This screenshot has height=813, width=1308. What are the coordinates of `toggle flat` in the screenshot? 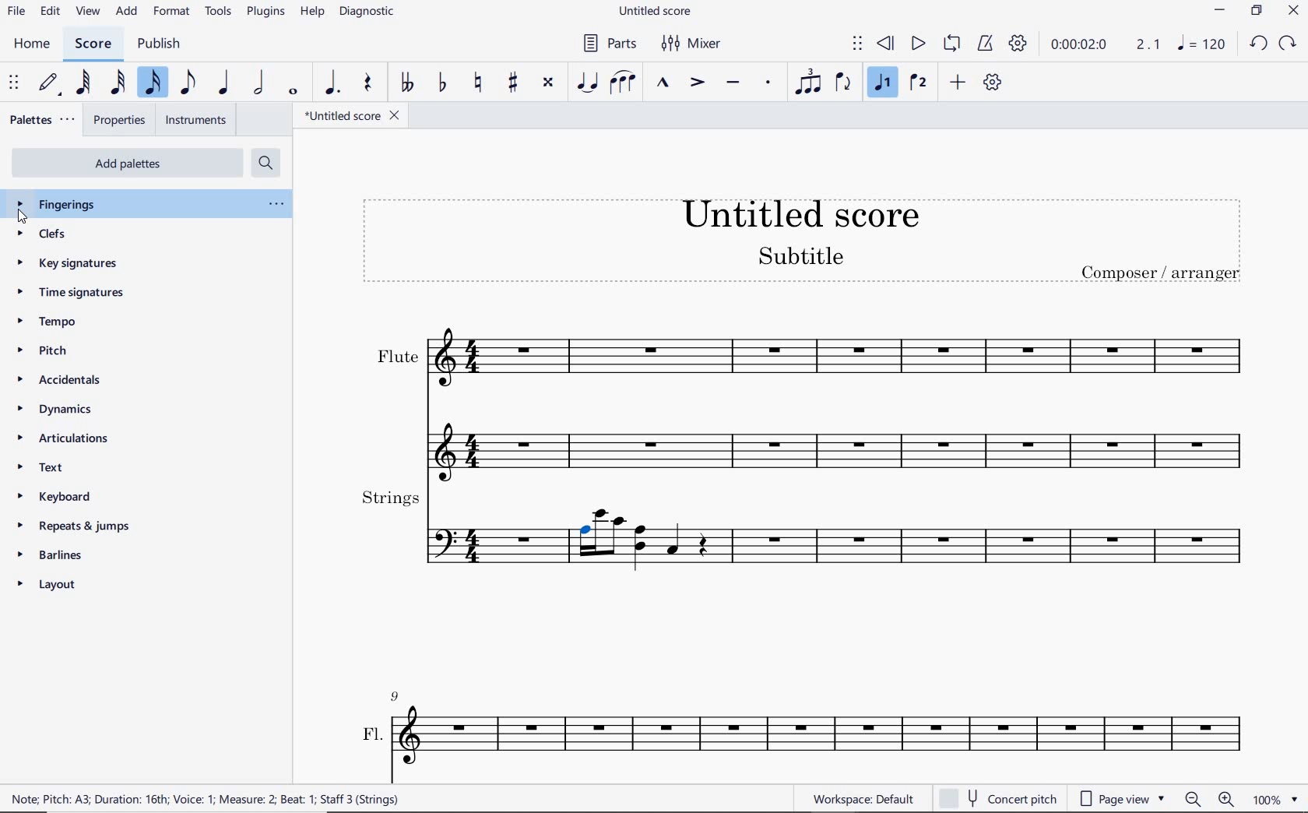 It's located at (442, 83).